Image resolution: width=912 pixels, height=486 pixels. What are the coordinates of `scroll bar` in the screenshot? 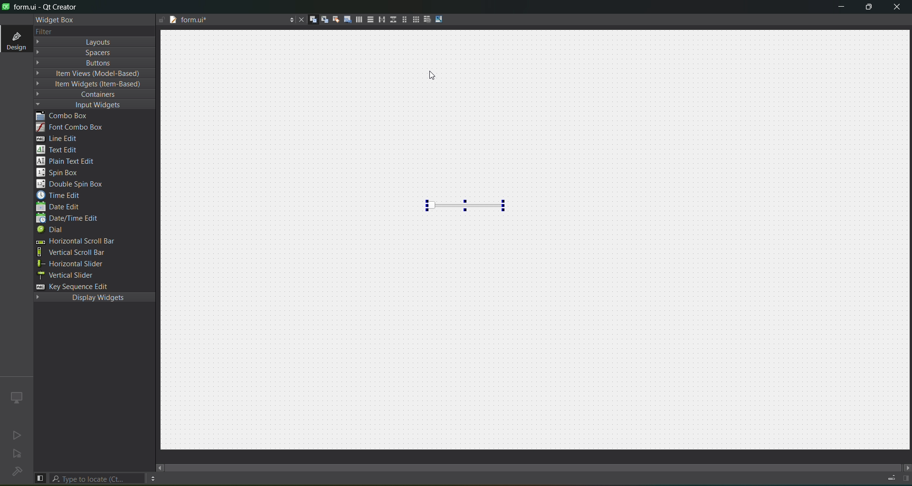 It's located at (538, 467).